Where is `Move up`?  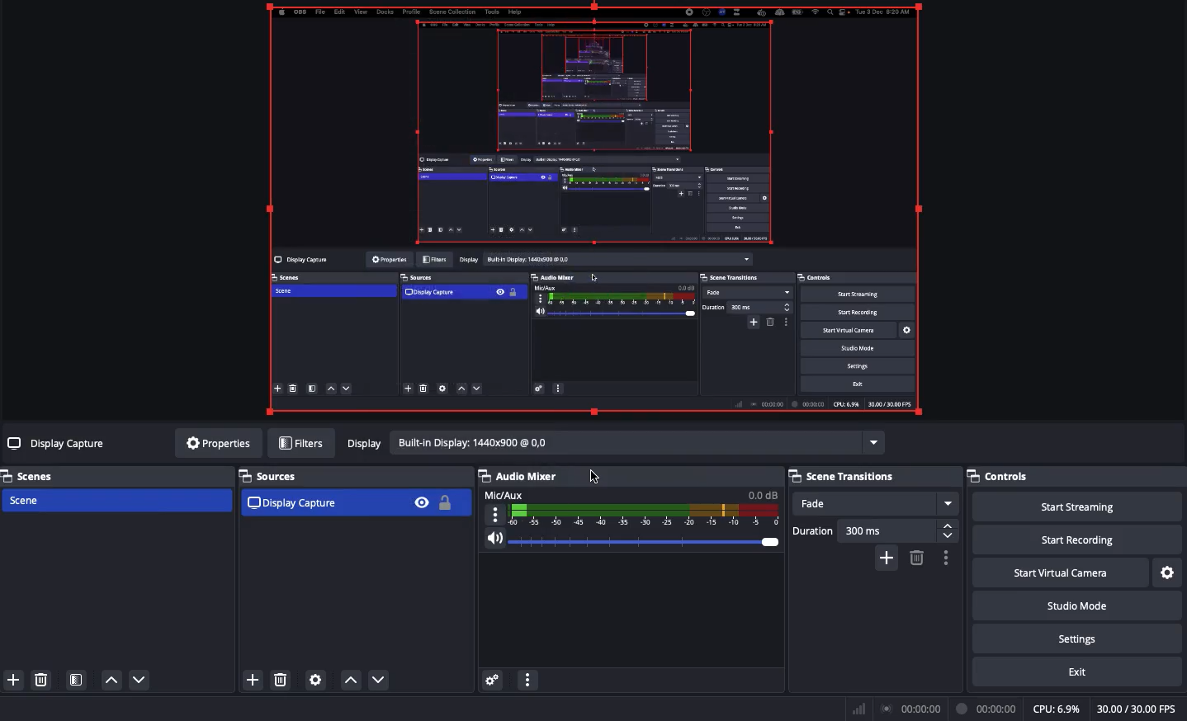
Move up is located at coordinates (113, 682).